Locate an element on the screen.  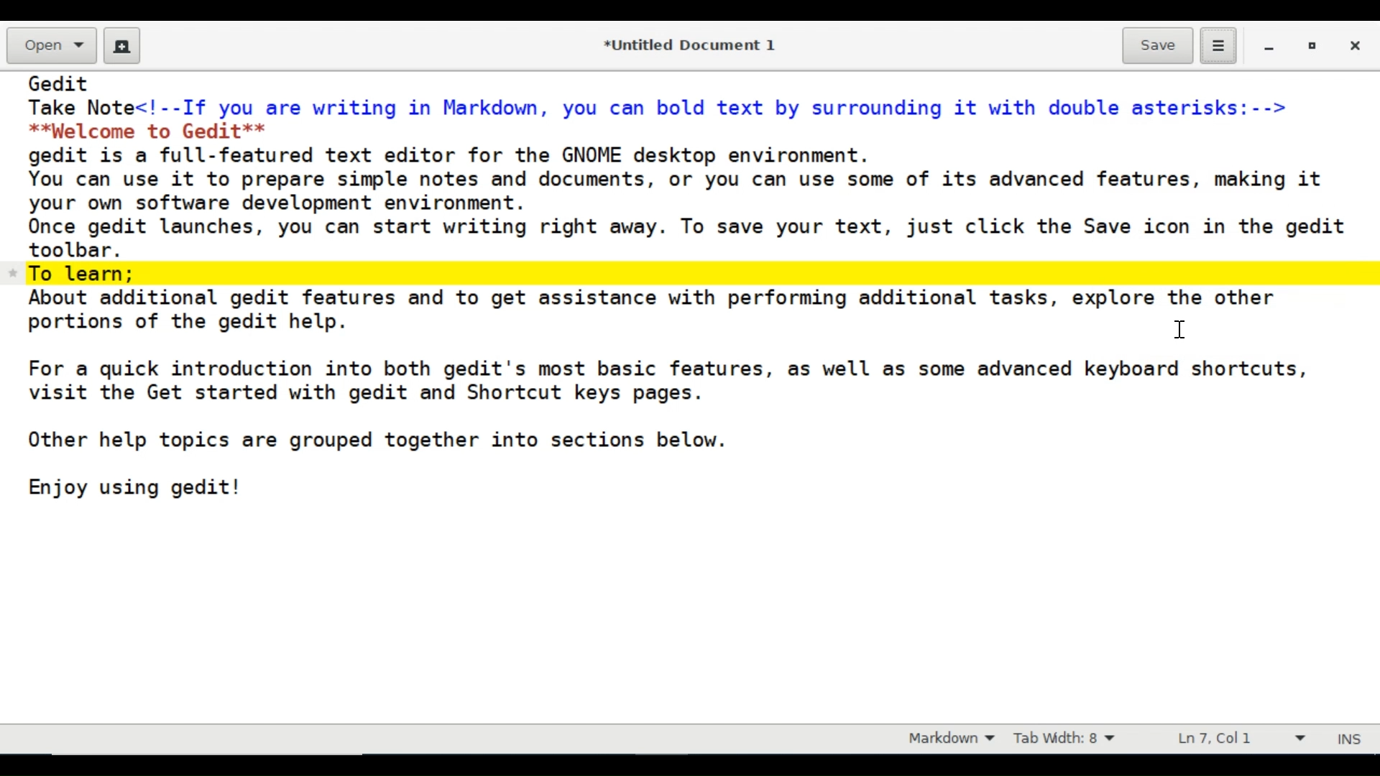
Open is located at coordinates (50, 46).